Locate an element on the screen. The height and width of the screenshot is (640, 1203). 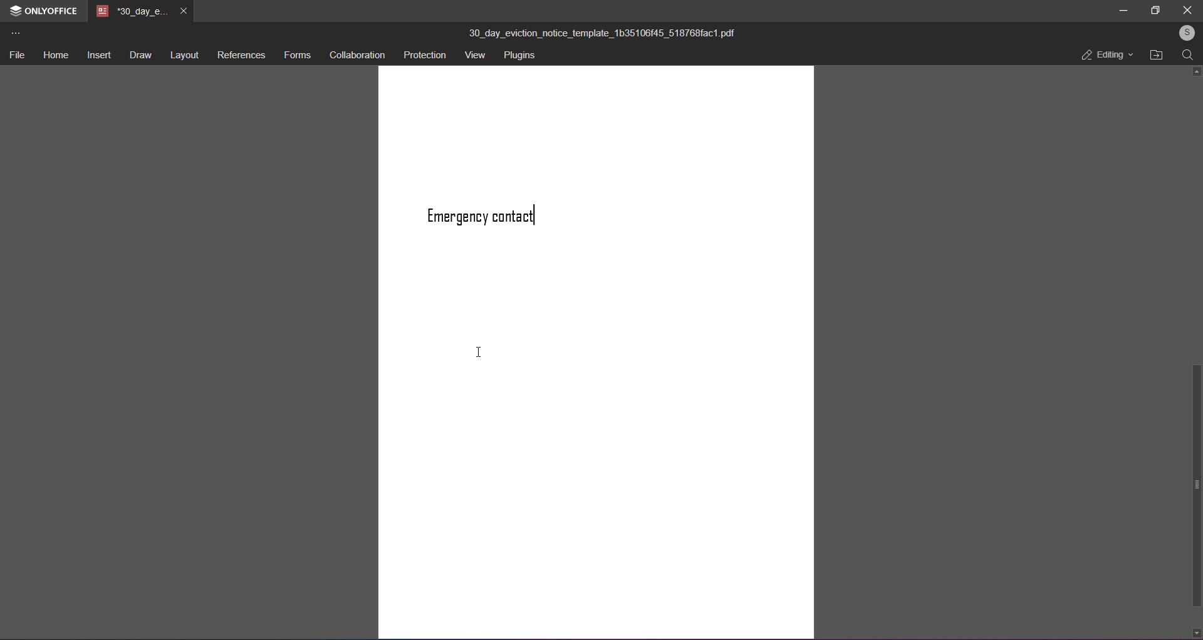
collaboration is located at coordinates (359, 56).